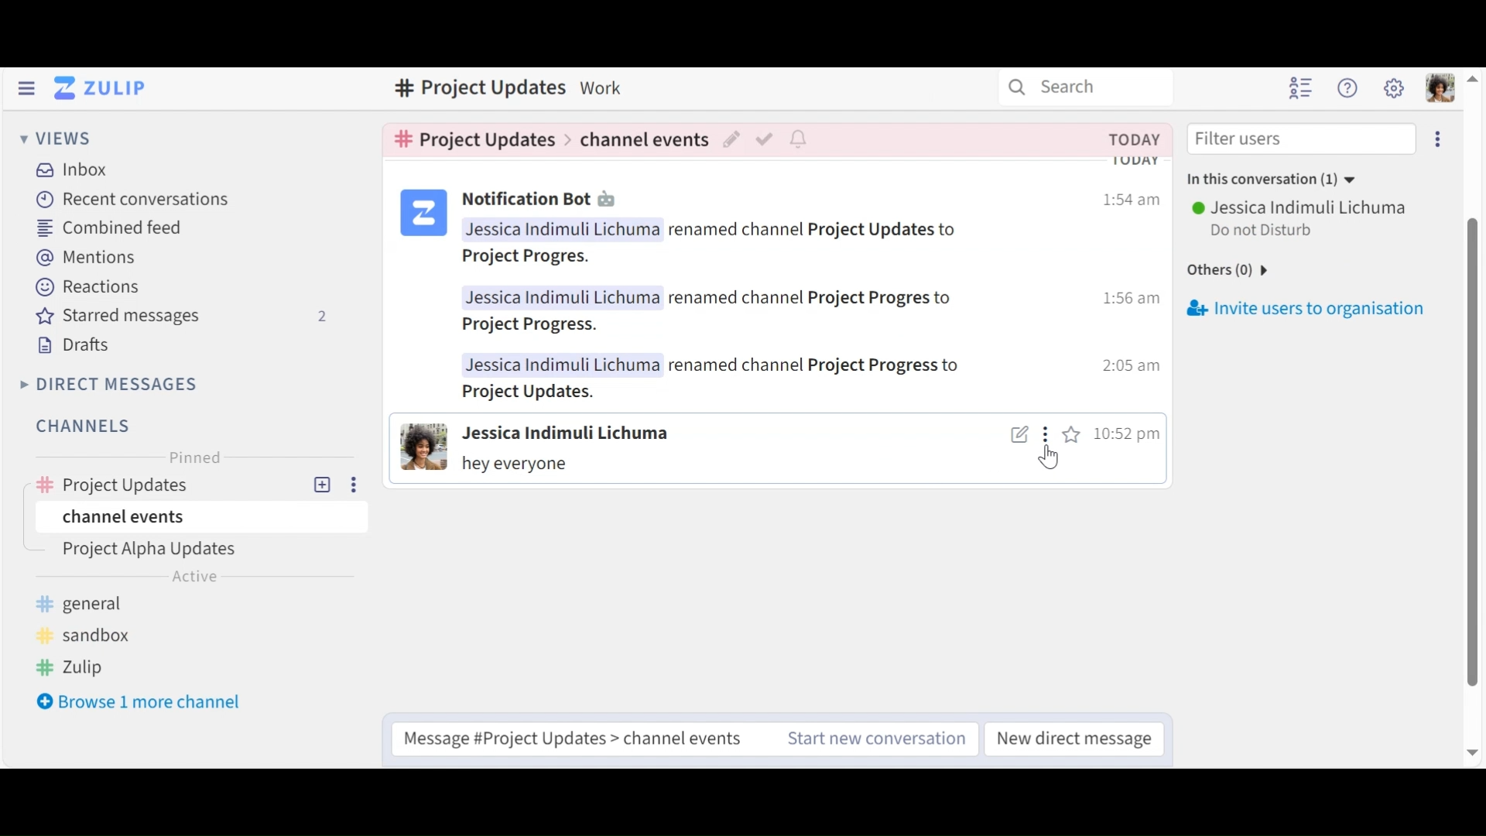 The height and width of the screenshot is (836, 1486). Describe the element at coordinates (1070, 738) in the screenshot. I see `New Direct messages` at that location.